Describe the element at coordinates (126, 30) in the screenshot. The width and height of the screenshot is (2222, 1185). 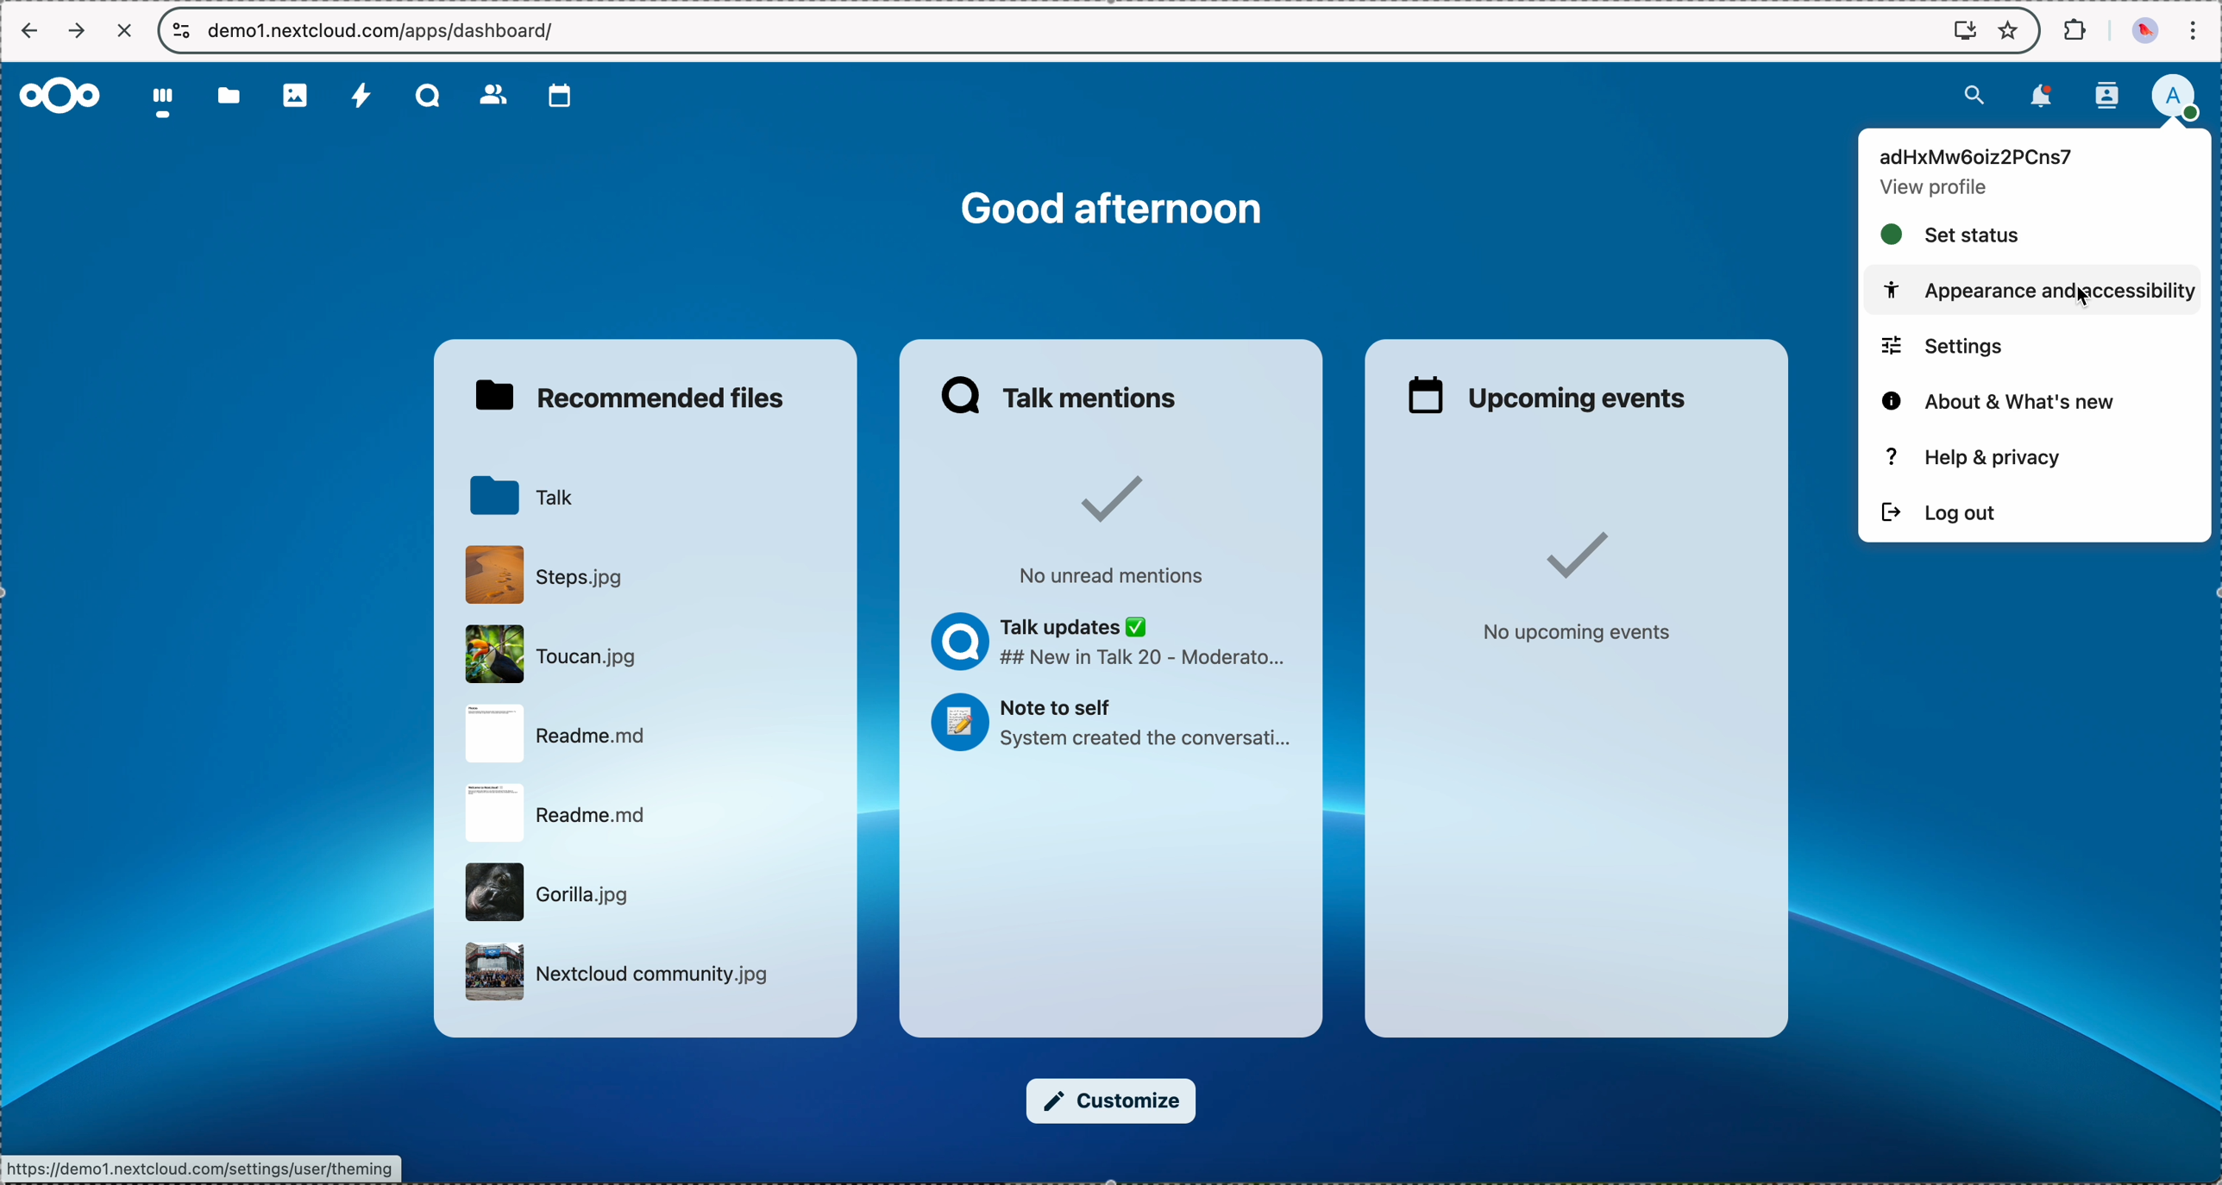
I see `refresh the page` at that location.